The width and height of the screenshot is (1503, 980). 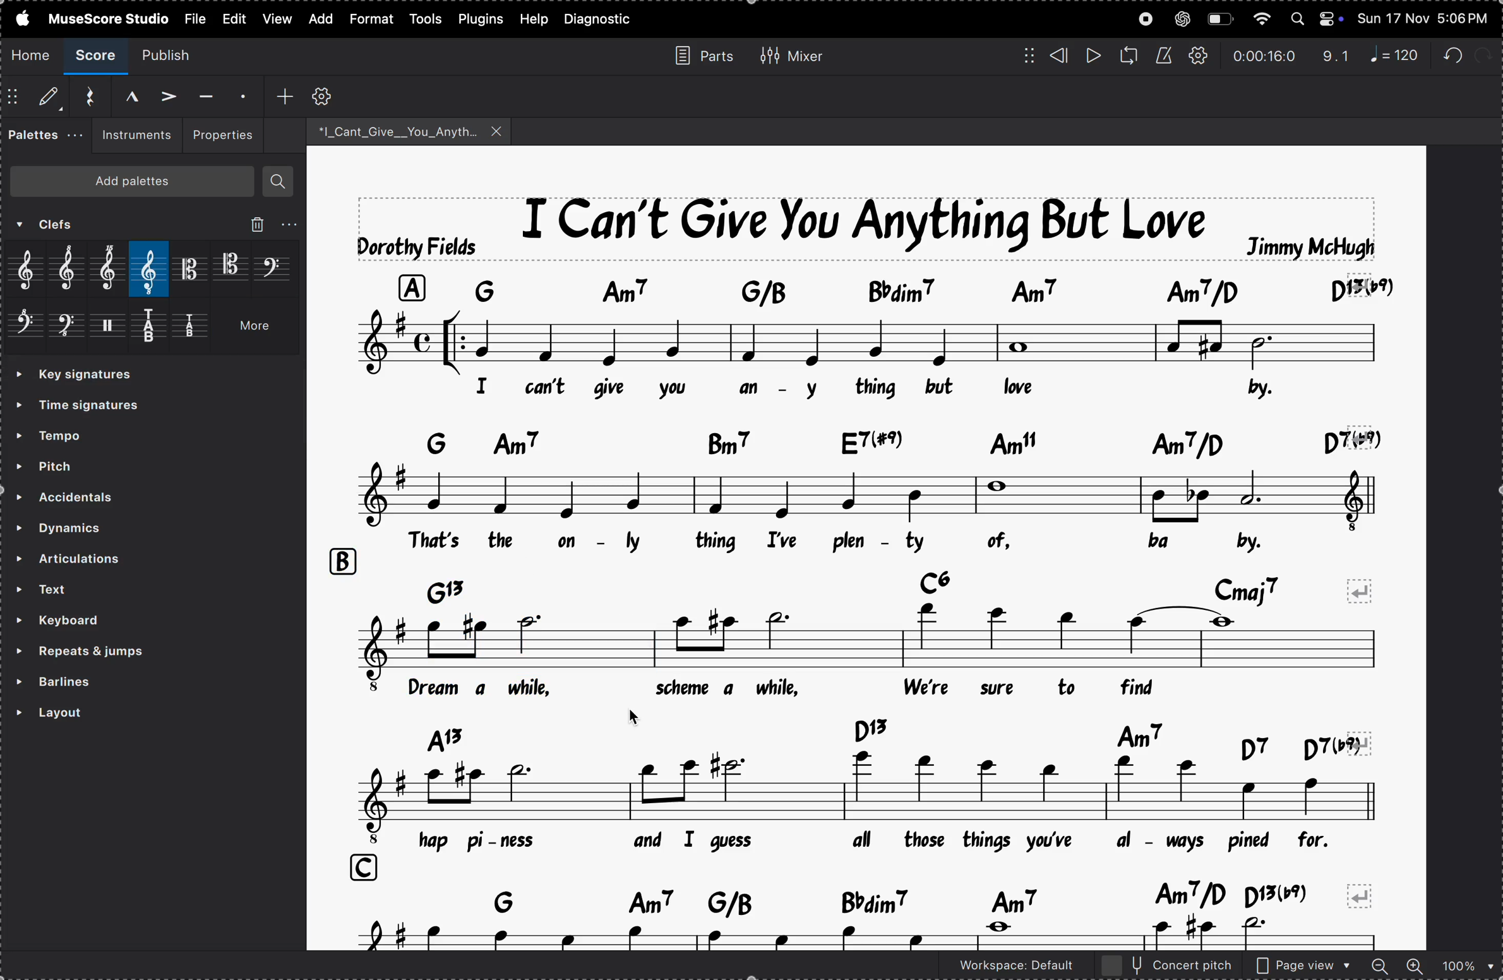 What do you see at coordinates (1163, 56) in the screenshot?
I see `metronome` at bounding box center [1163, 56].